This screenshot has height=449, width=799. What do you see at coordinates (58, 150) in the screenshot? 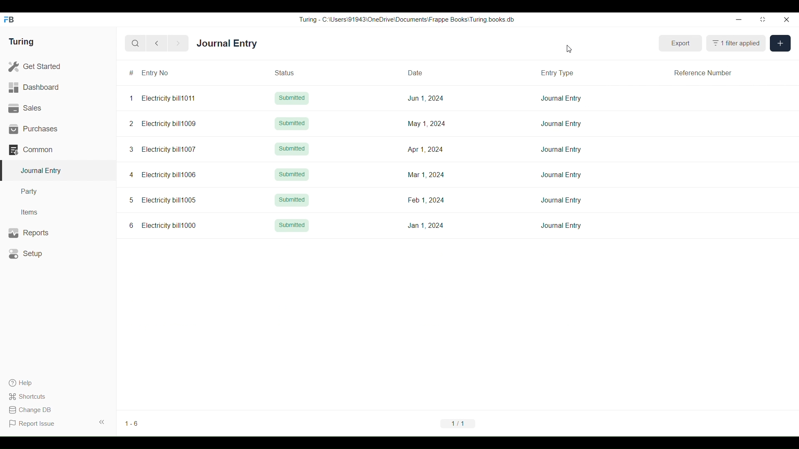
I see `Common` at bounding box center [58, 150].